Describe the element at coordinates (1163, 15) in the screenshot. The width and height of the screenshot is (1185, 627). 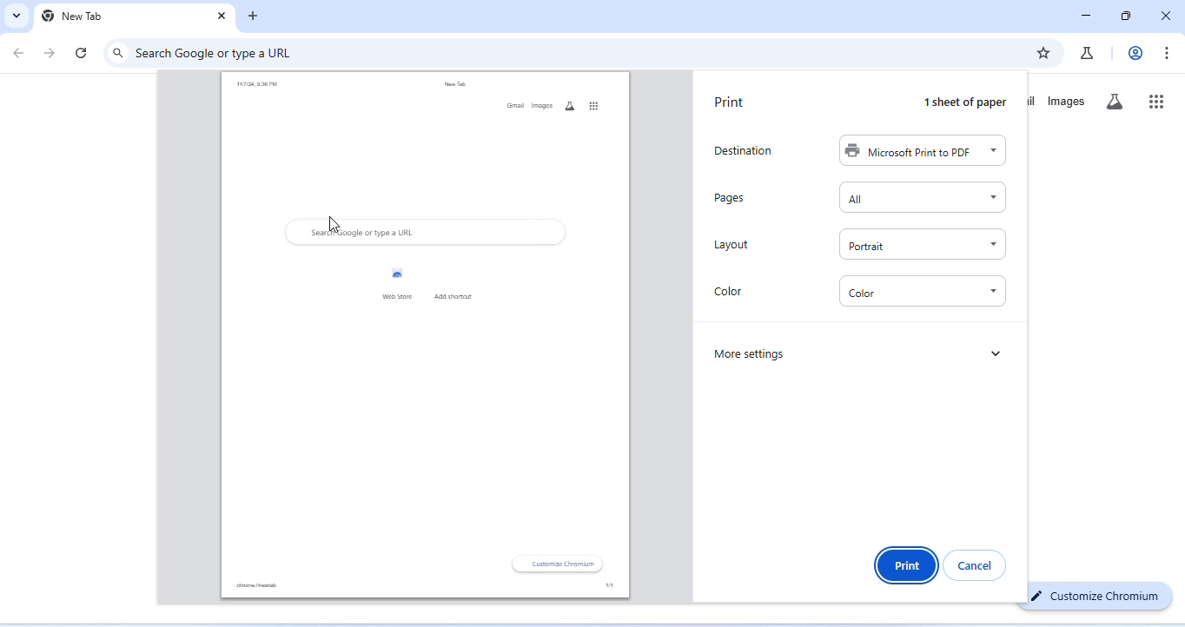
I see `close` at that location.